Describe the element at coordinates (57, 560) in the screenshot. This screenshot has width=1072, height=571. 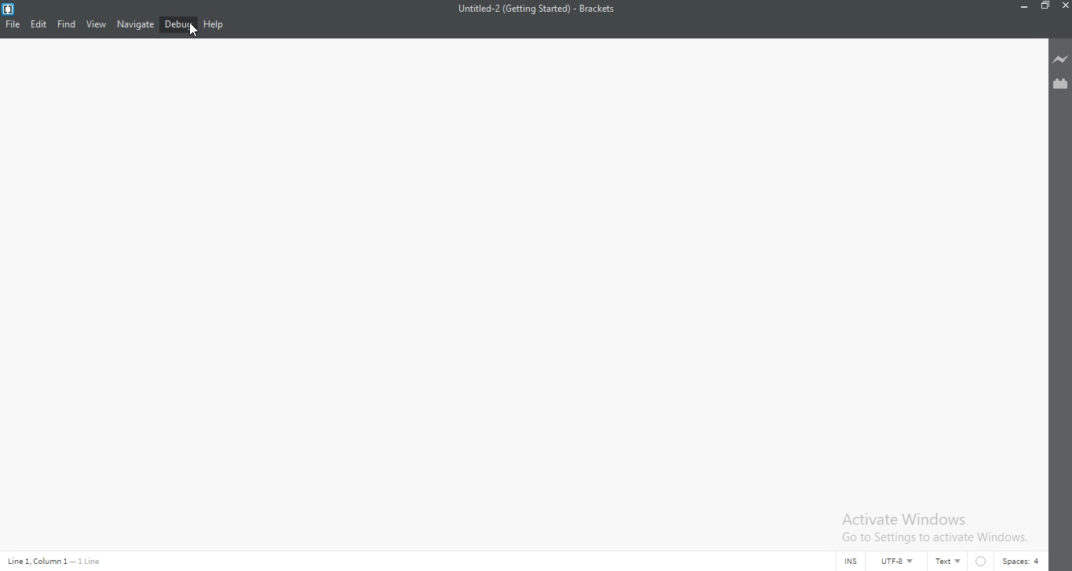
I see `Line 1, Column 1 - 1 Line` at that location.